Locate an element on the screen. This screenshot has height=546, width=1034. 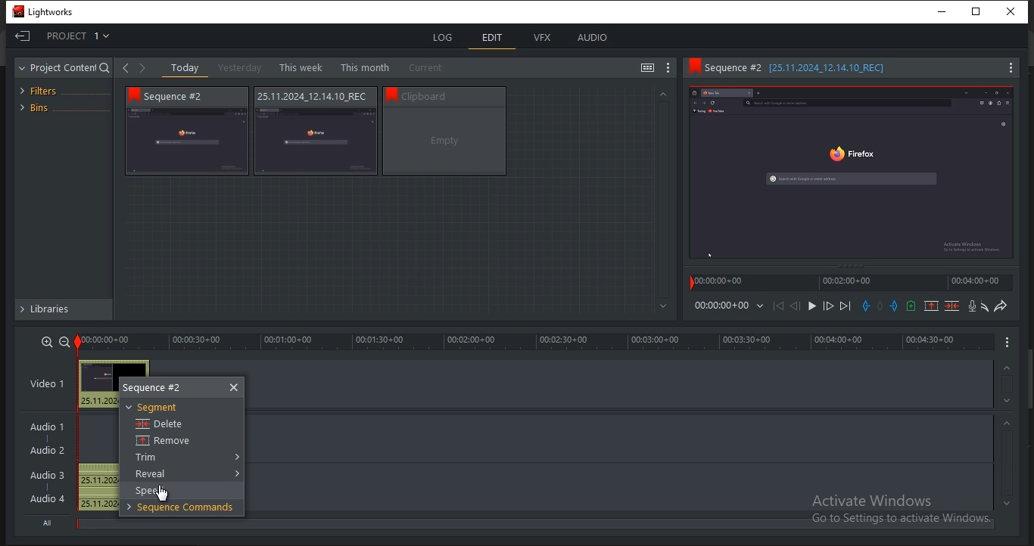
close is located at coordinates (234, 387).